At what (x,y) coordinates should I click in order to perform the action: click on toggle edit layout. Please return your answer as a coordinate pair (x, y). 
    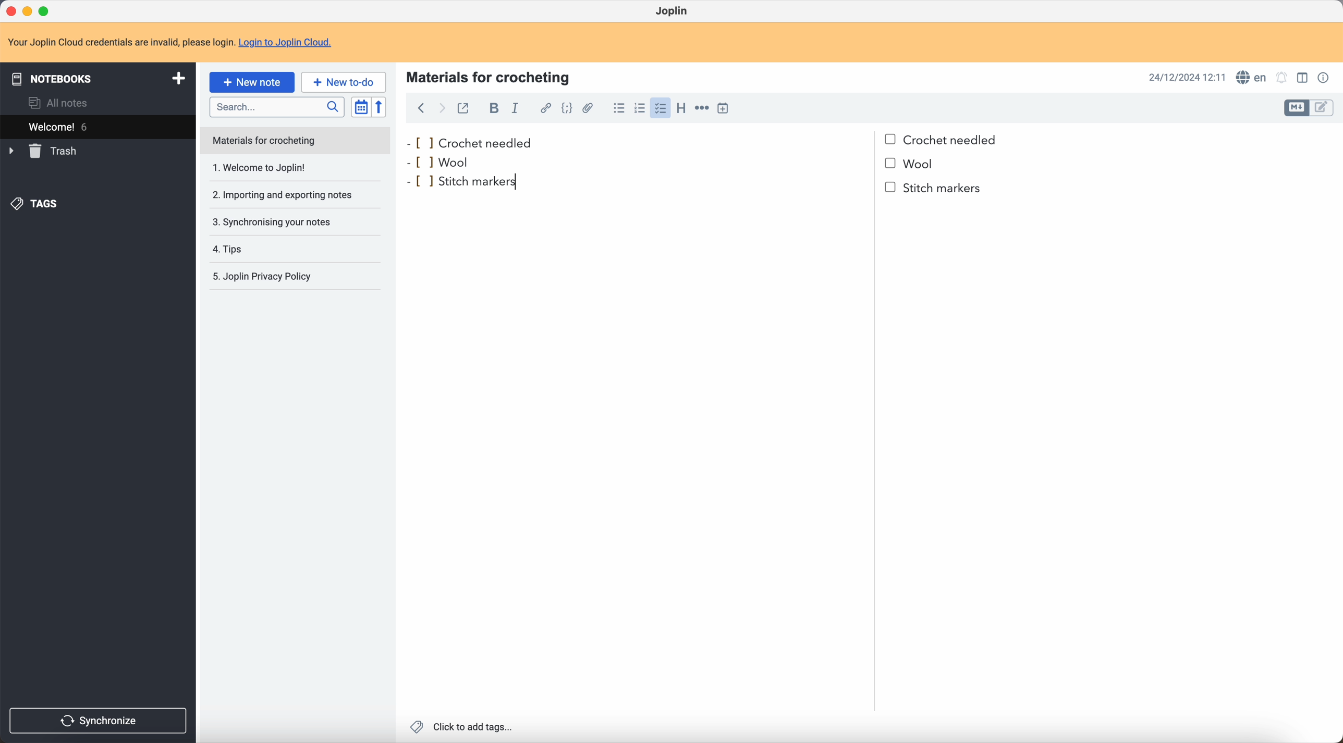
    Looking at the image, I should click on (1304, 77).